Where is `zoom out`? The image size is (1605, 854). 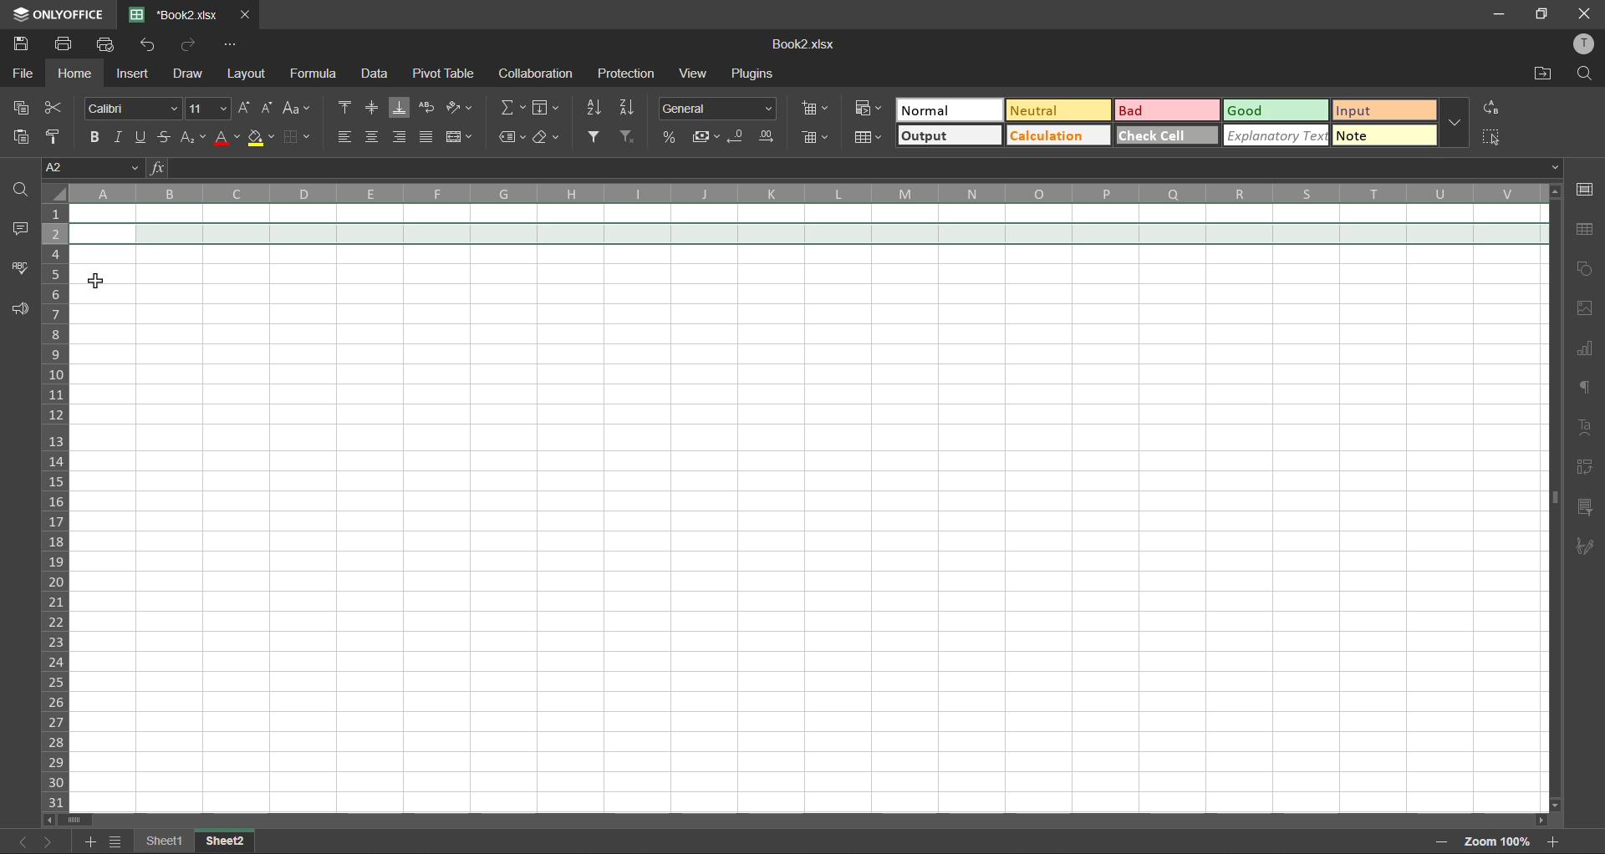 zoom out is located at coordinates (1438, 843).